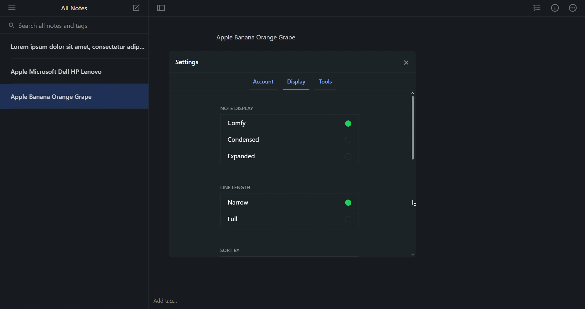 The height and width of the screenshot is (309, 585). I want to click on button, so click(350, 123).